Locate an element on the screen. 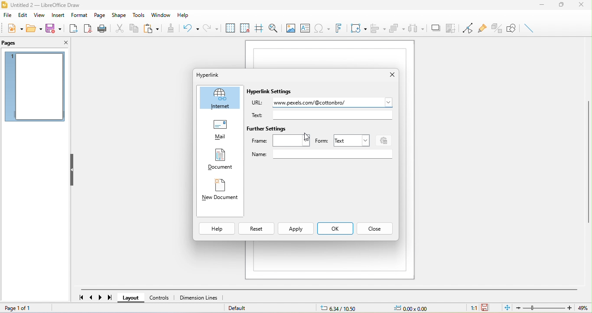 The width and height of the screenshot is (592, 313). 49% is located at coordinates (583, 307).